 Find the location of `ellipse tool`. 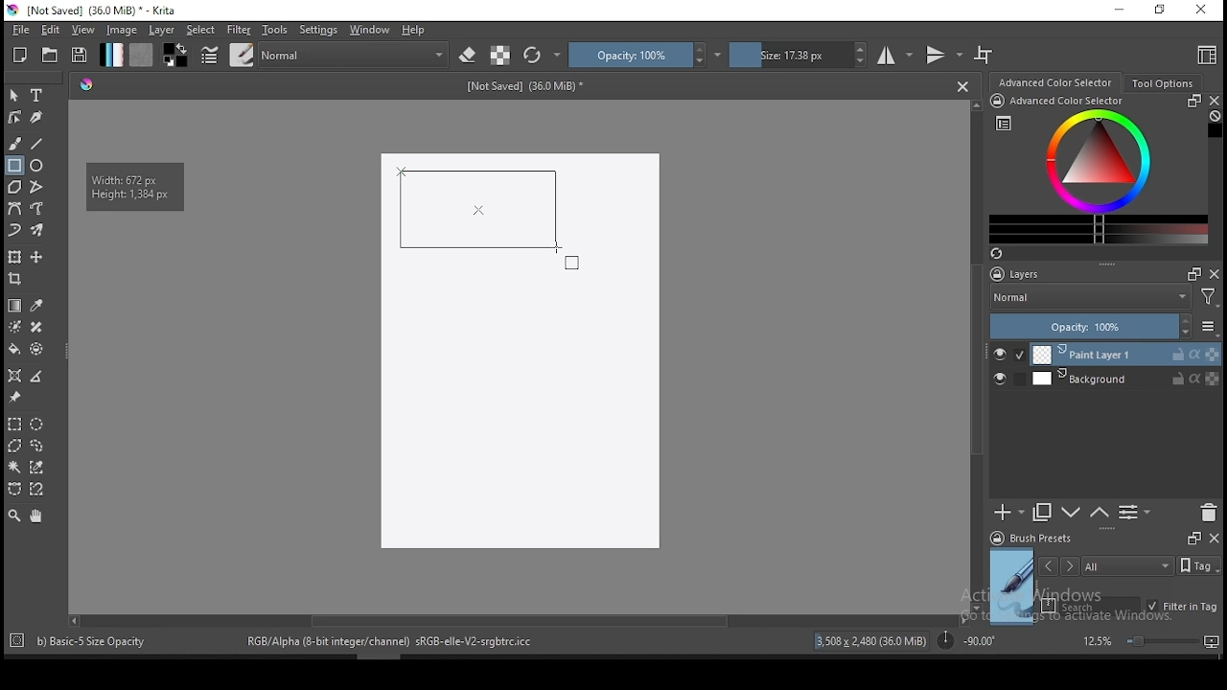

ellipse tool is located at coordinates (37, 164).